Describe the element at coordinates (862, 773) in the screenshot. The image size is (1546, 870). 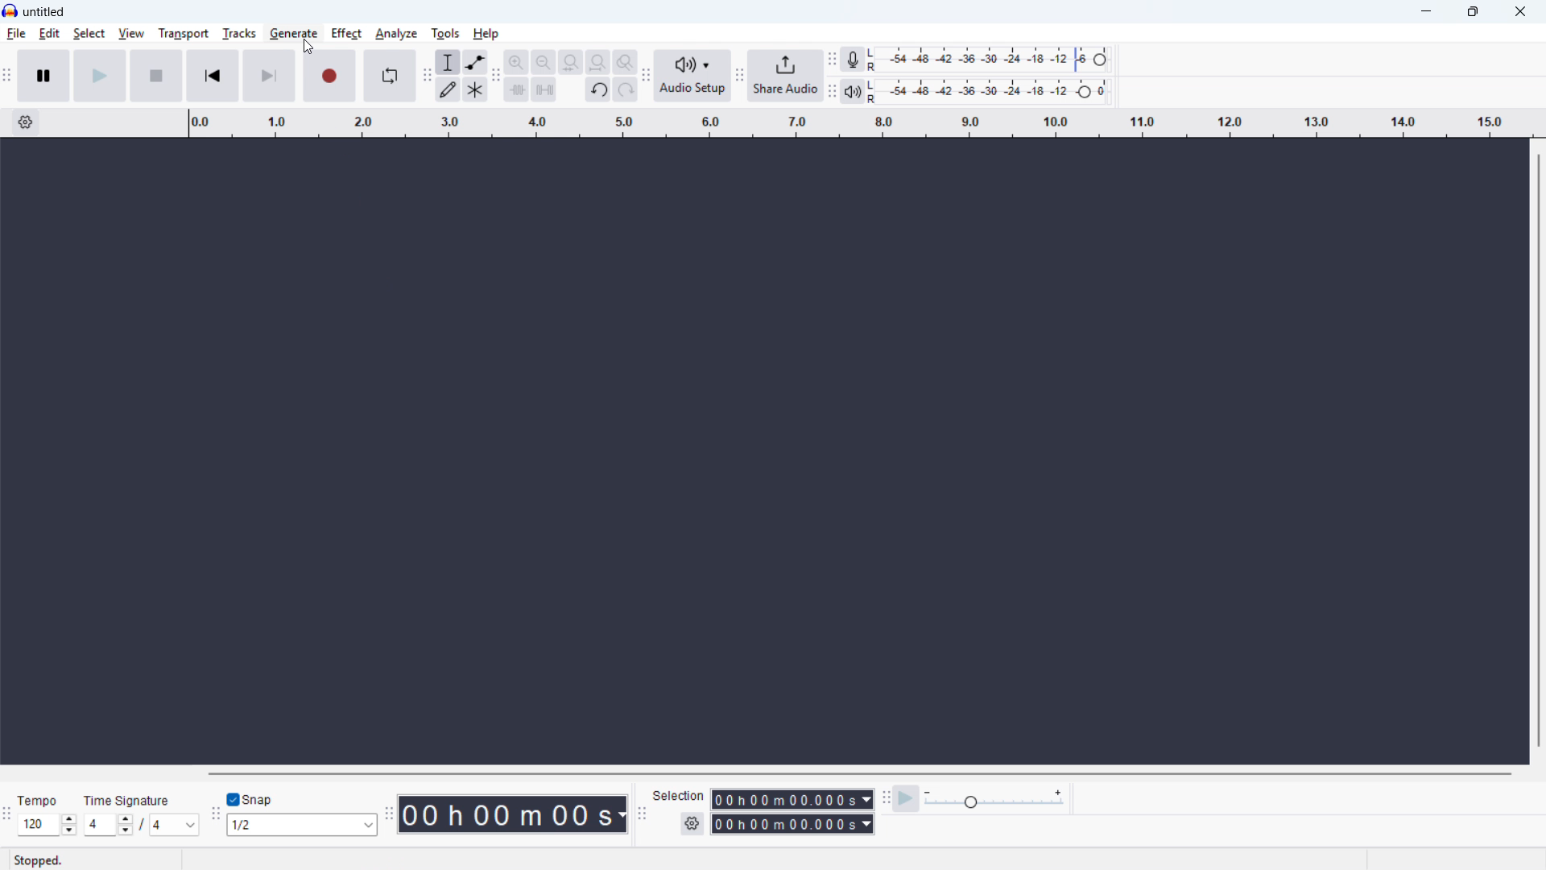
I see `Horizontal scroll bar ` at that location.